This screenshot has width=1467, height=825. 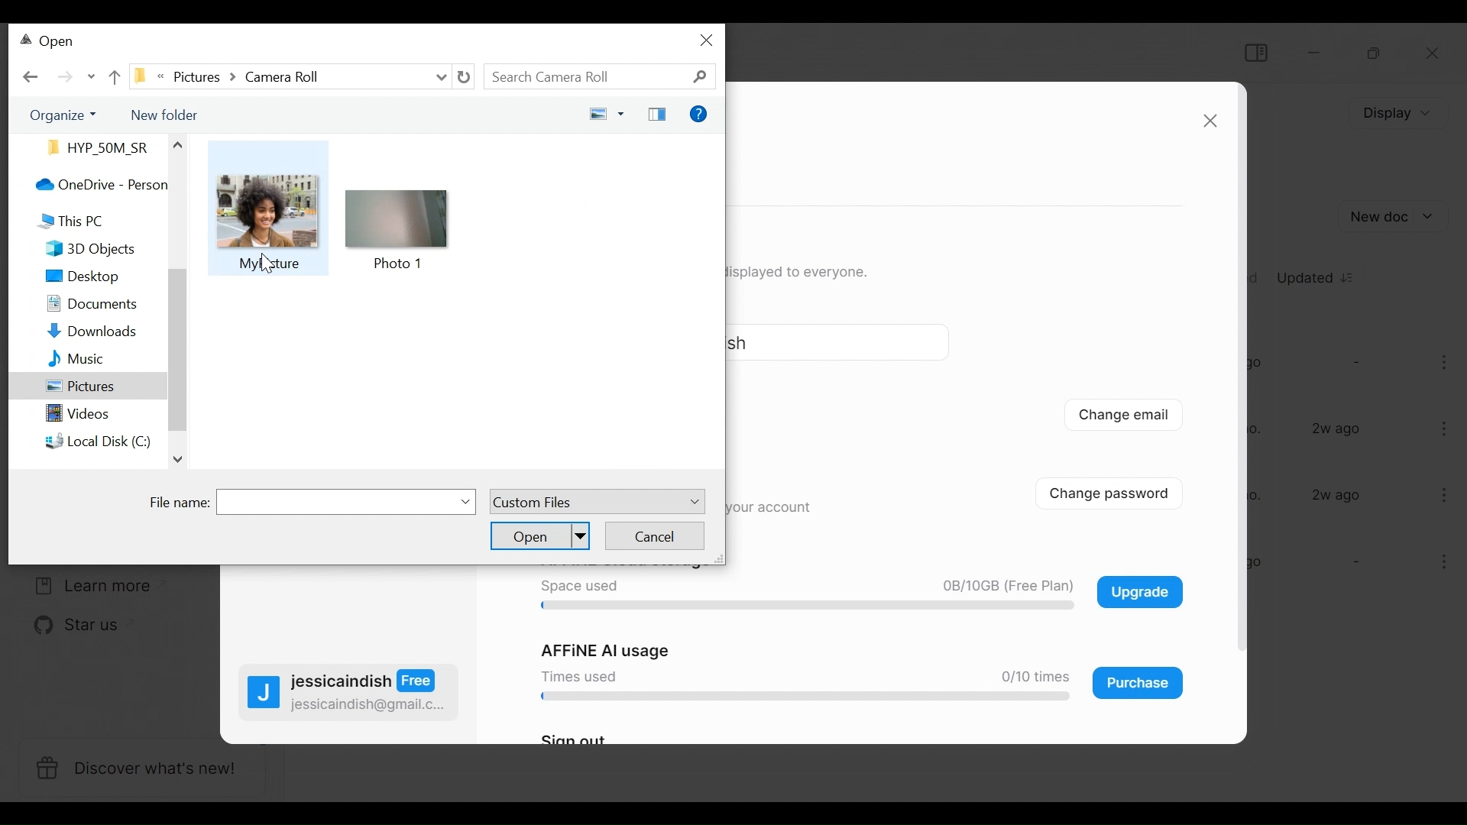 I want to click on Downloads, so click(x=79, y=332).